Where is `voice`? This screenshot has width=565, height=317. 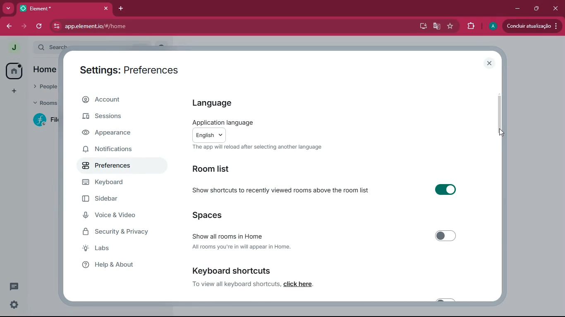 voice is located at coordinates (115, 216).